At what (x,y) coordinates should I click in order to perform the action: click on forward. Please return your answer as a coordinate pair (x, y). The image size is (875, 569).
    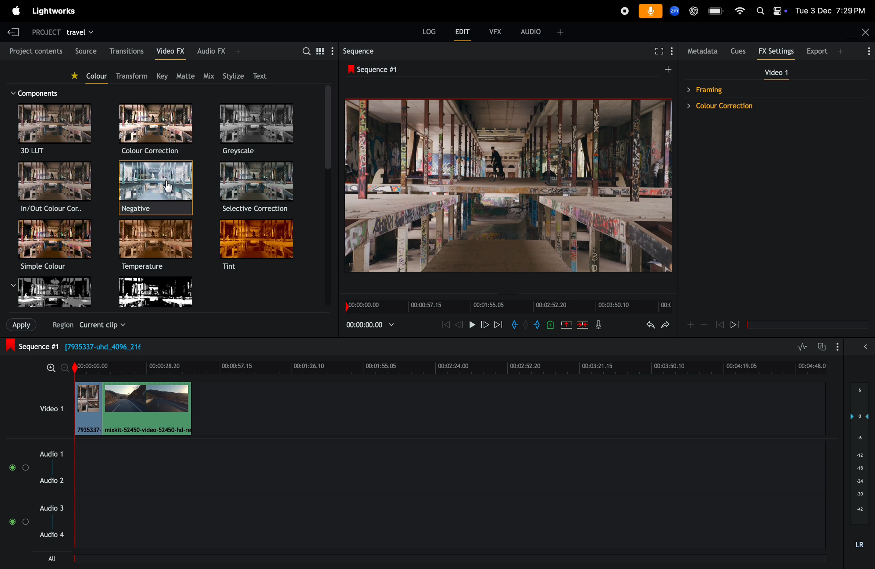
    Looking at the image, I should click on (483, 326).